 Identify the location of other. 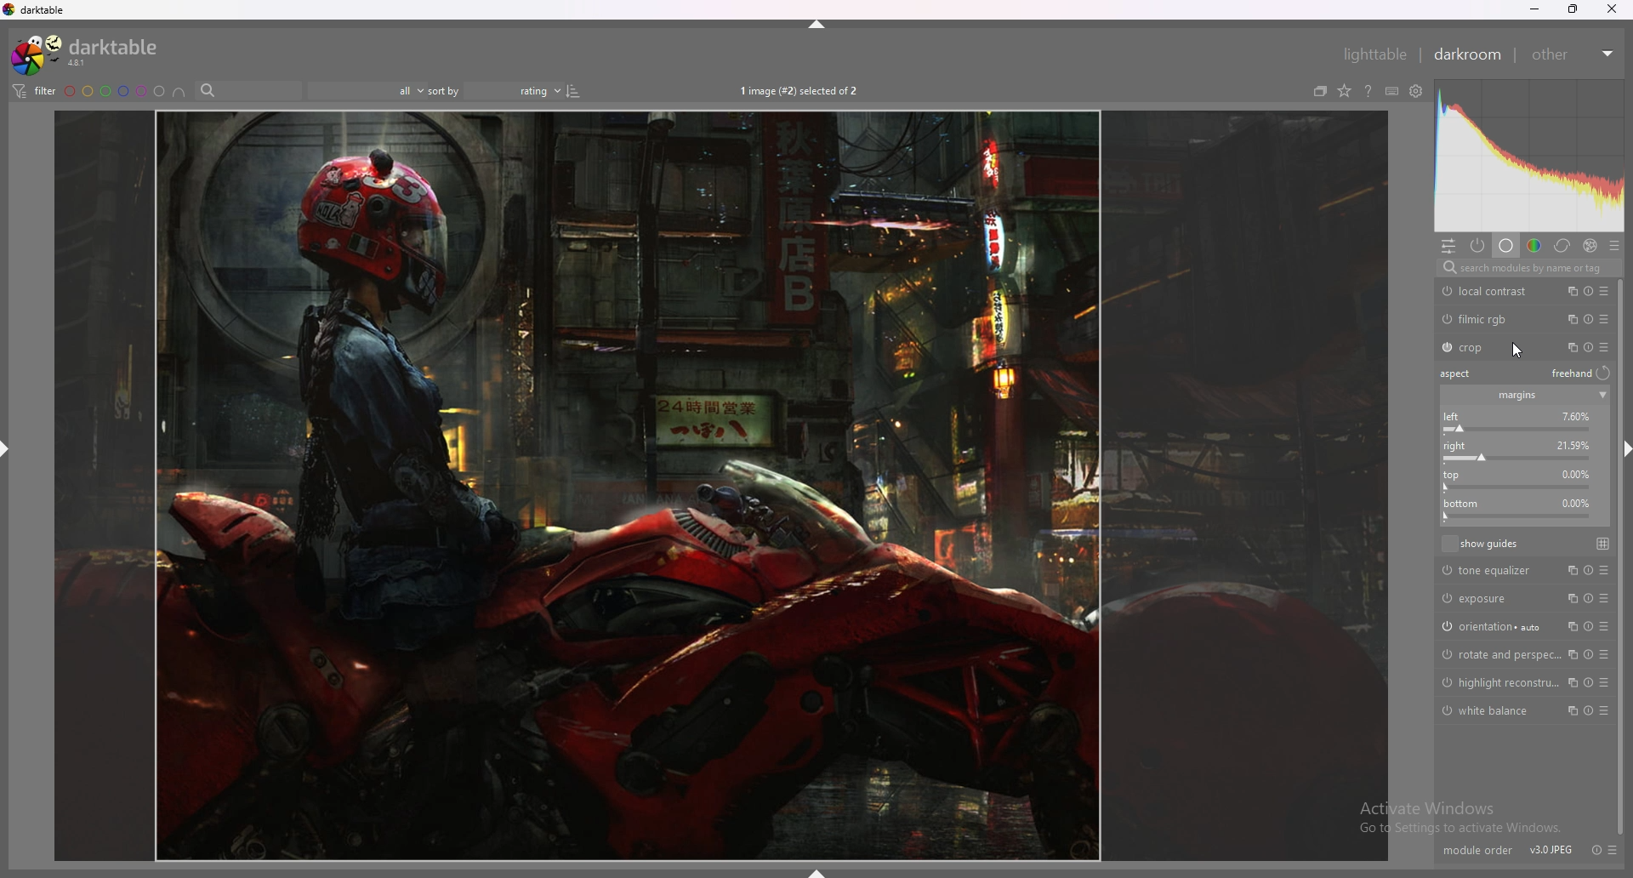
(1573, 54).